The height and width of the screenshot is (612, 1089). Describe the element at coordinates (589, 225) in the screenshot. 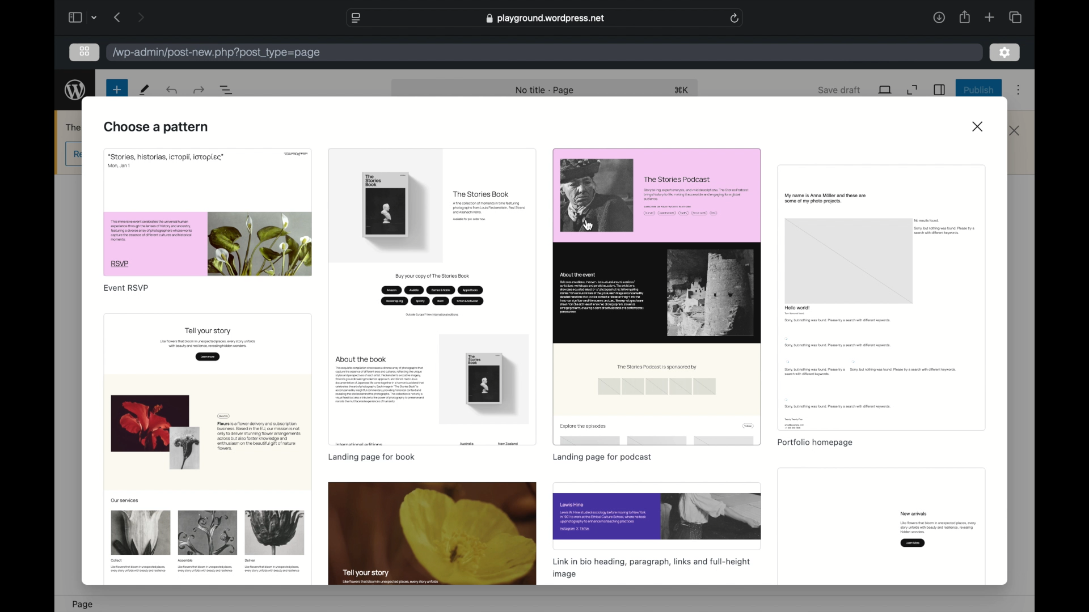

I see `cursor` at that location.